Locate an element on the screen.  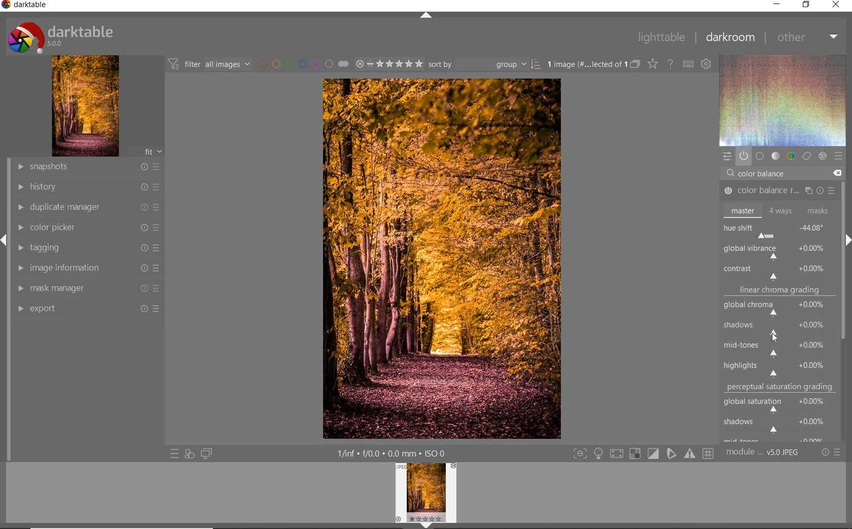
image is located at coordinates (86, 106).